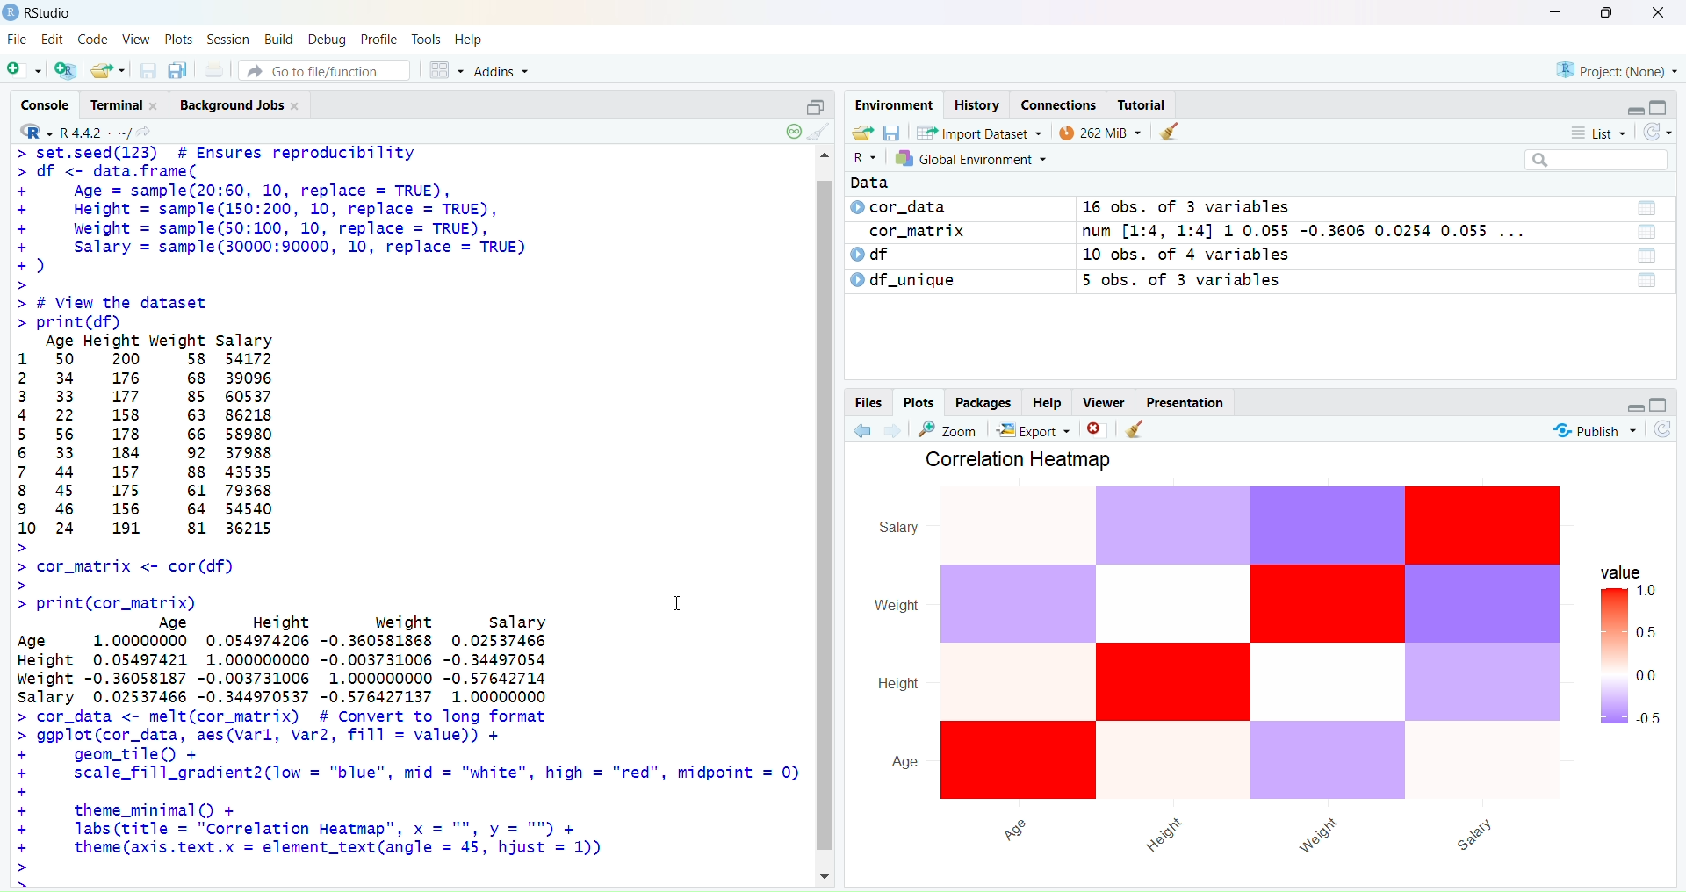 The width and height of the screenshot is (1686, 892). Describe the element at coordinates (279, 38) in the screenshot. I see `Build` at that location.